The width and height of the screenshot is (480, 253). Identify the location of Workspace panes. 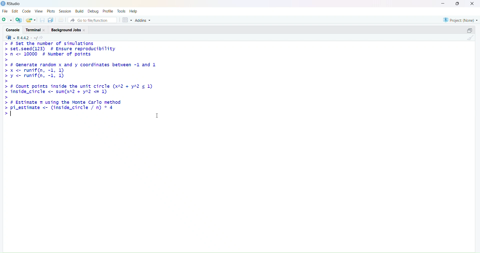
(128, 20).